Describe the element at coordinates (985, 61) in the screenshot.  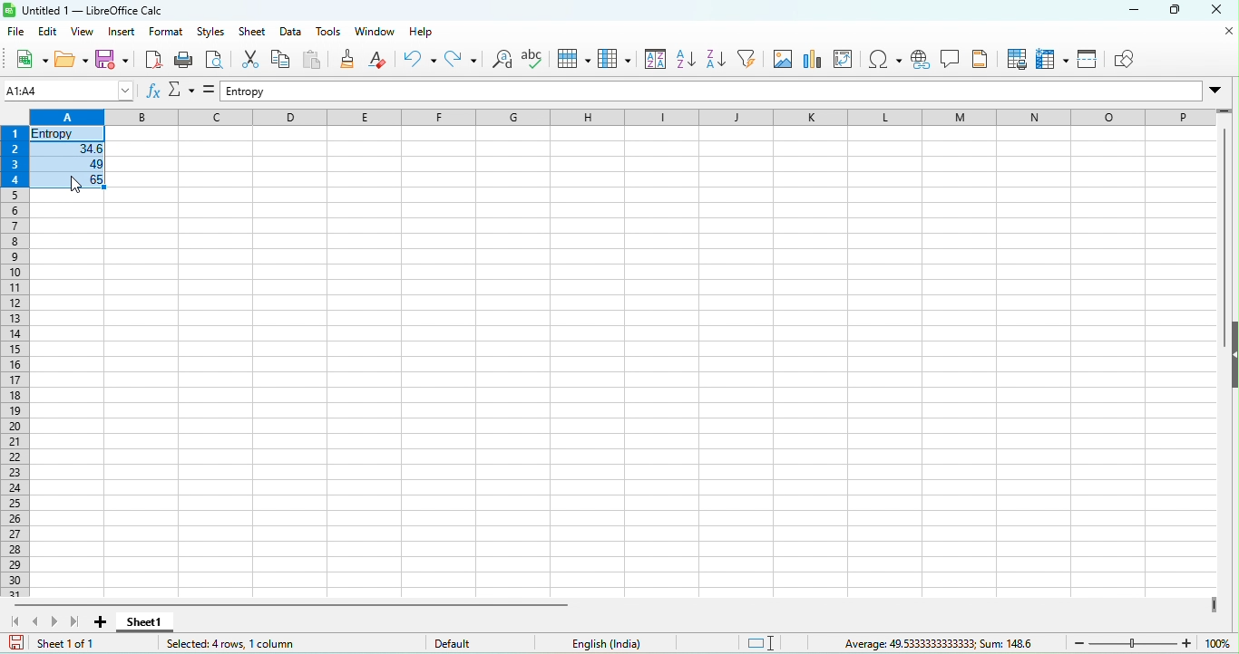
I see `headers and footers` at that location.